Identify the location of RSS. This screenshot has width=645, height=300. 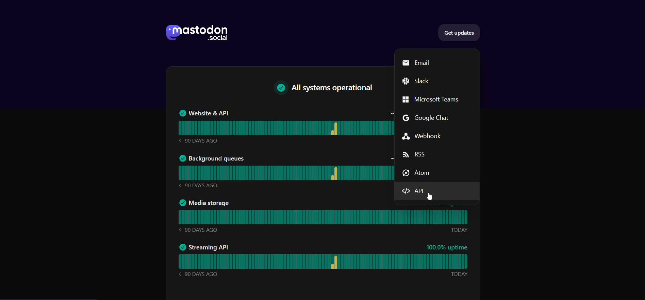
(418, 155).